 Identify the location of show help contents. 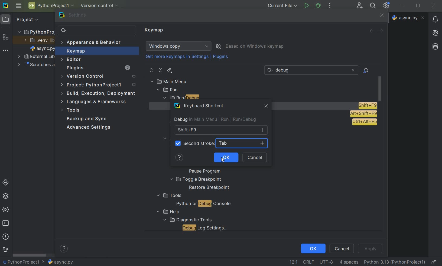
(64, 249).